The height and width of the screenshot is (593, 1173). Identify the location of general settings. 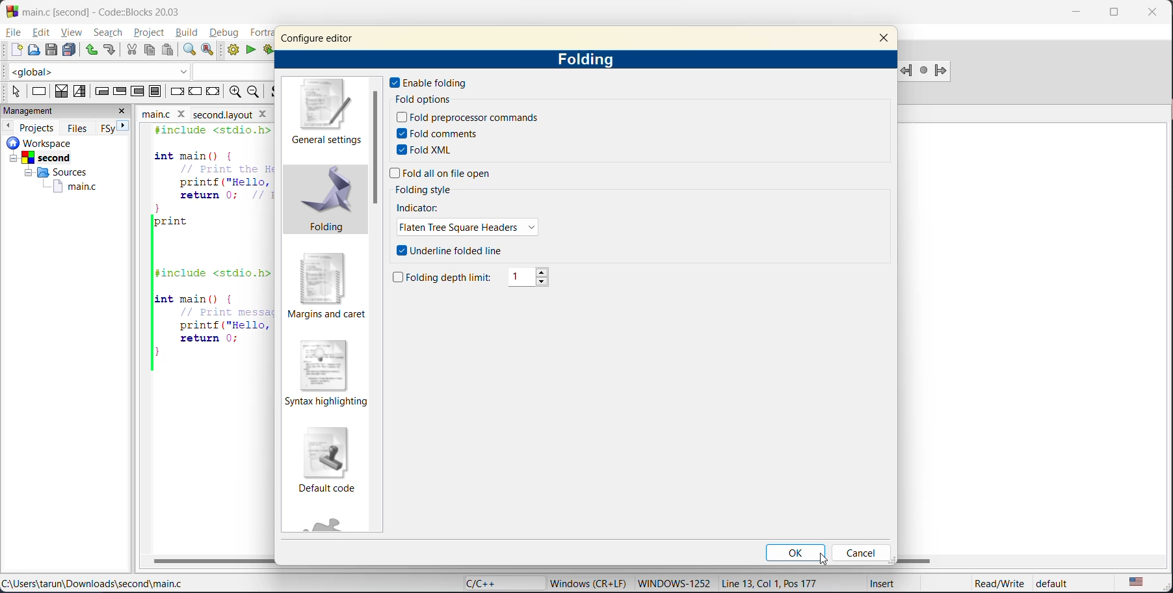
(330, 112).